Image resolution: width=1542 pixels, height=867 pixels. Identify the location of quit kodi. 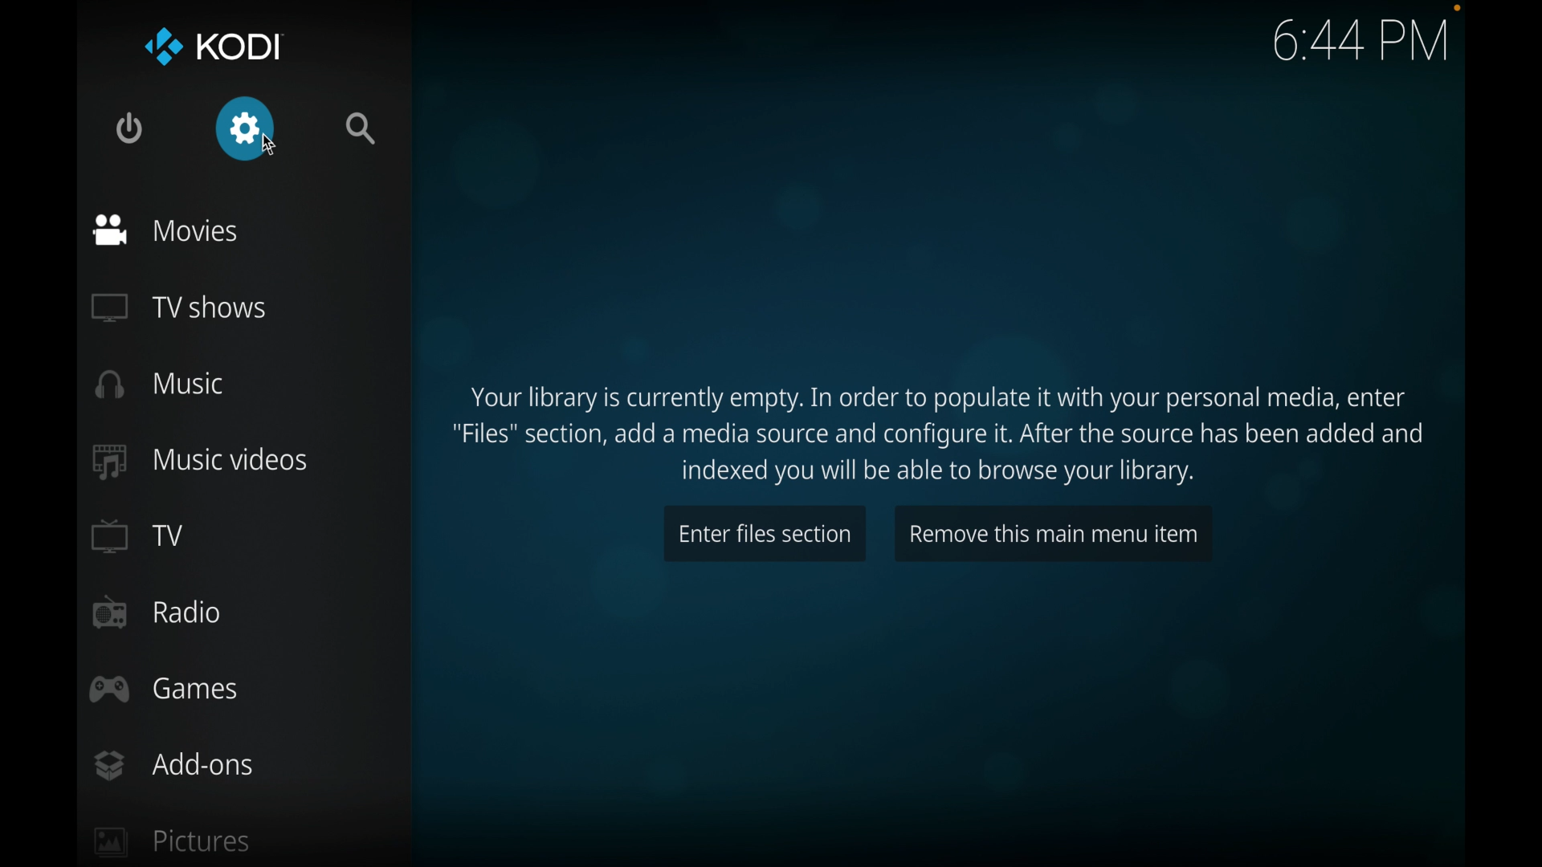
(131, 128).